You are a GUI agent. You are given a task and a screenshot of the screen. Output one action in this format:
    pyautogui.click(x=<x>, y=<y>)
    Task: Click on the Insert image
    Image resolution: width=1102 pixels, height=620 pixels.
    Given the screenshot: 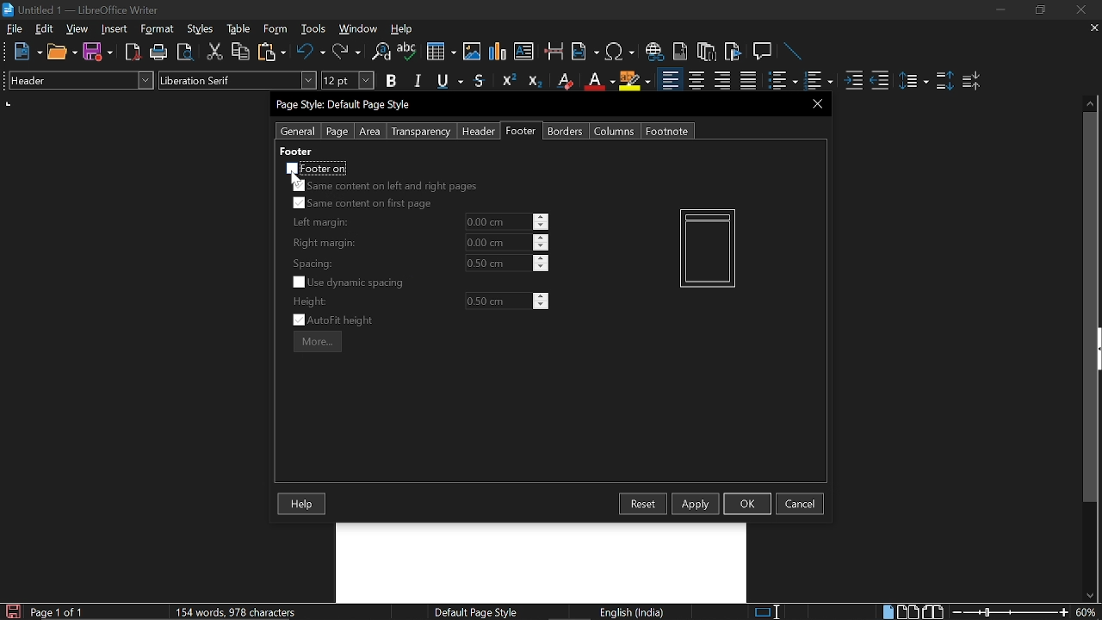 What is the action you would take?
    pyautogui.click(x=474, y=51)
    